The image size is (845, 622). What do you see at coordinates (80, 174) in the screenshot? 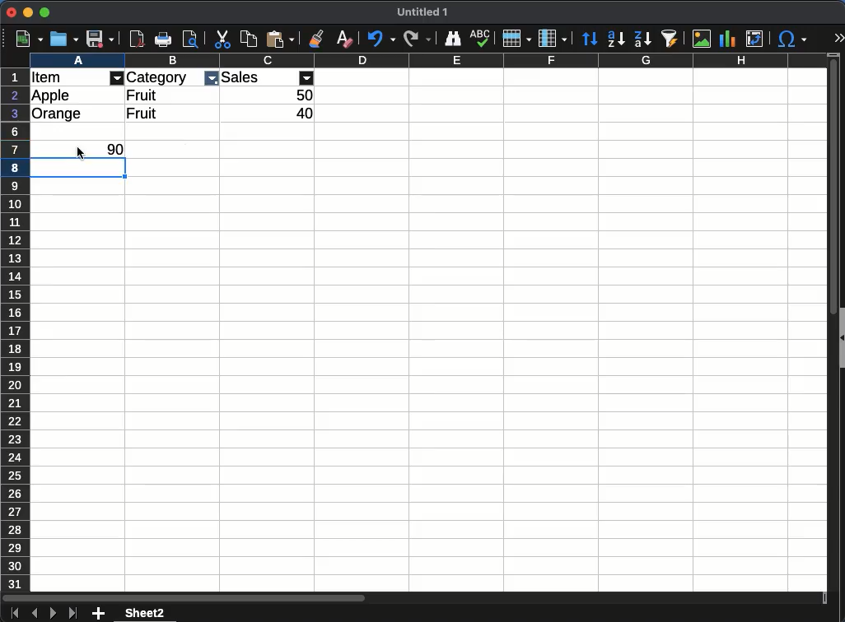
I see `cell selected` at bounding box center [80, 174].